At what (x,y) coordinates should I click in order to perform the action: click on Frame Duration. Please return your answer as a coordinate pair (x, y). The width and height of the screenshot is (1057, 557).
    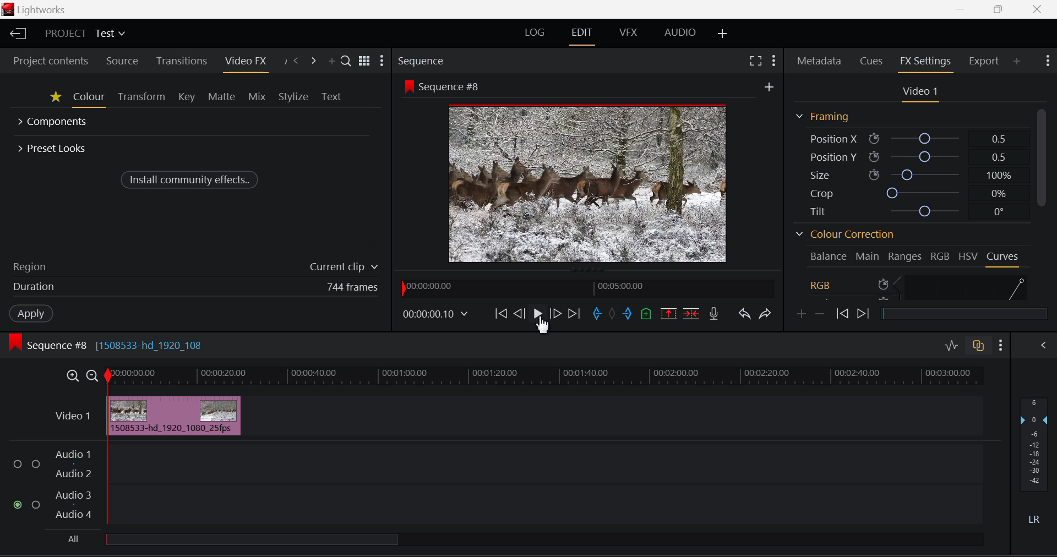
    Looking at the image, I should click on (195, 287).